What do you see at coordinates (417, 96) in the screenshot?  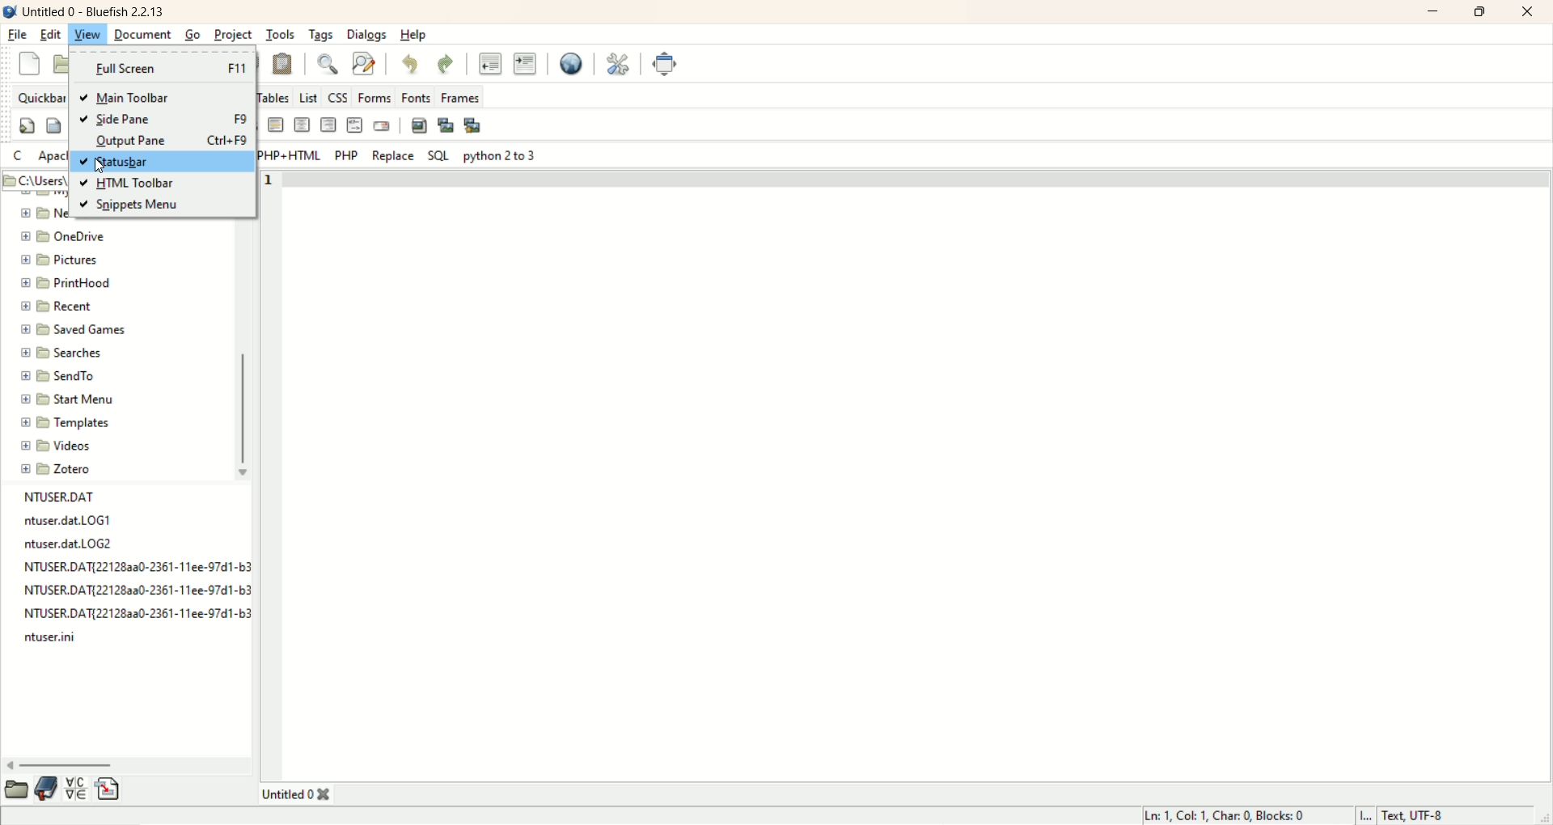 I see `fonts` at bounding box center [417, 96].